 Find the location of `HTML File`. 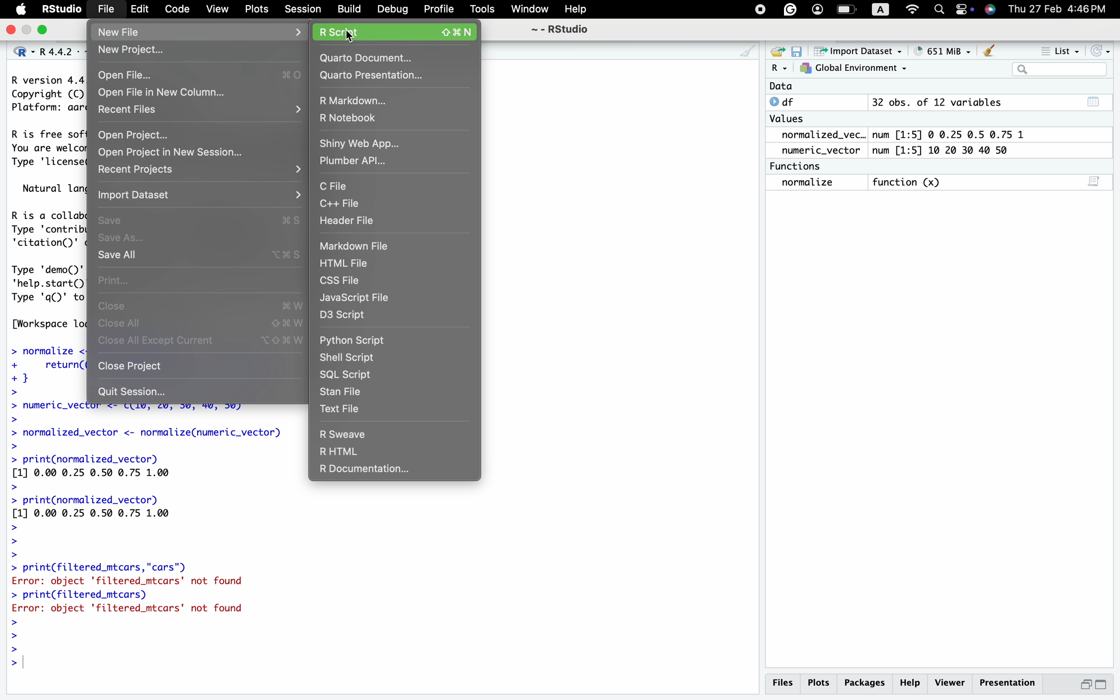

HTML File is located at coordinates (350, 264).